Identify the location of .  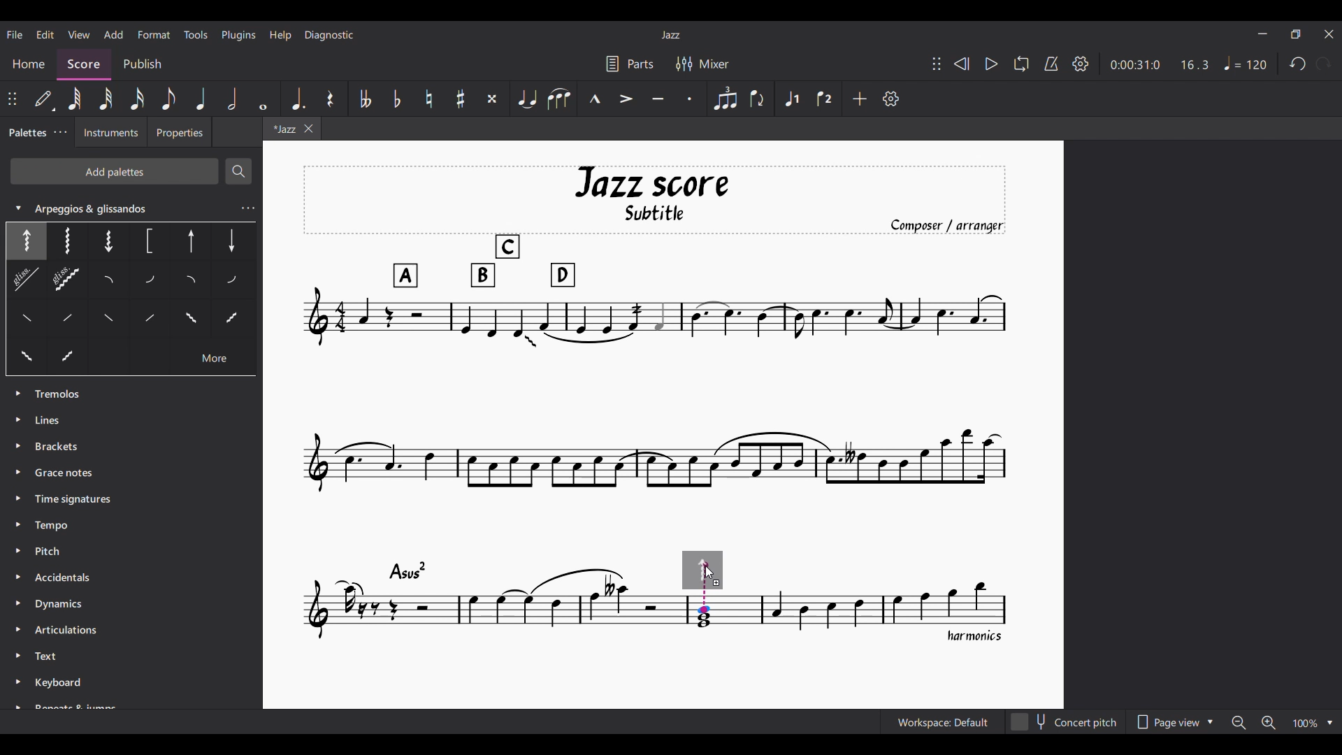
(232, 282).